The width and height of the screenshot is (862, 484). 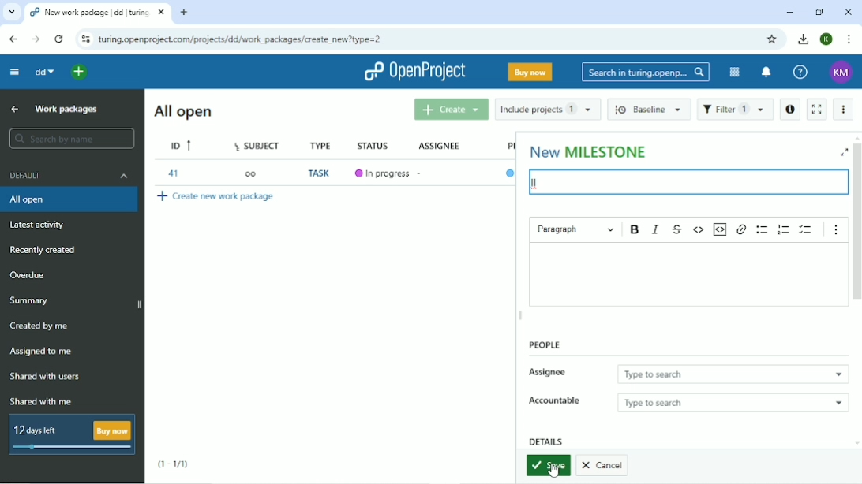 What do you see at coordinates (73, 436) in the screenshot?
I see `12 days left` at bounding box center [73, 436].